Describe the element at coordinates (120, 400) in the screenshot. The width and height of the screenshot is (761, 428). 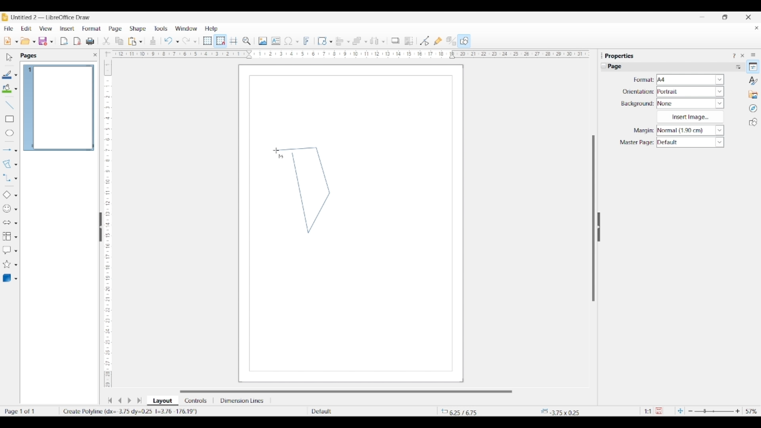
I see `Move to previous slide` at that location.